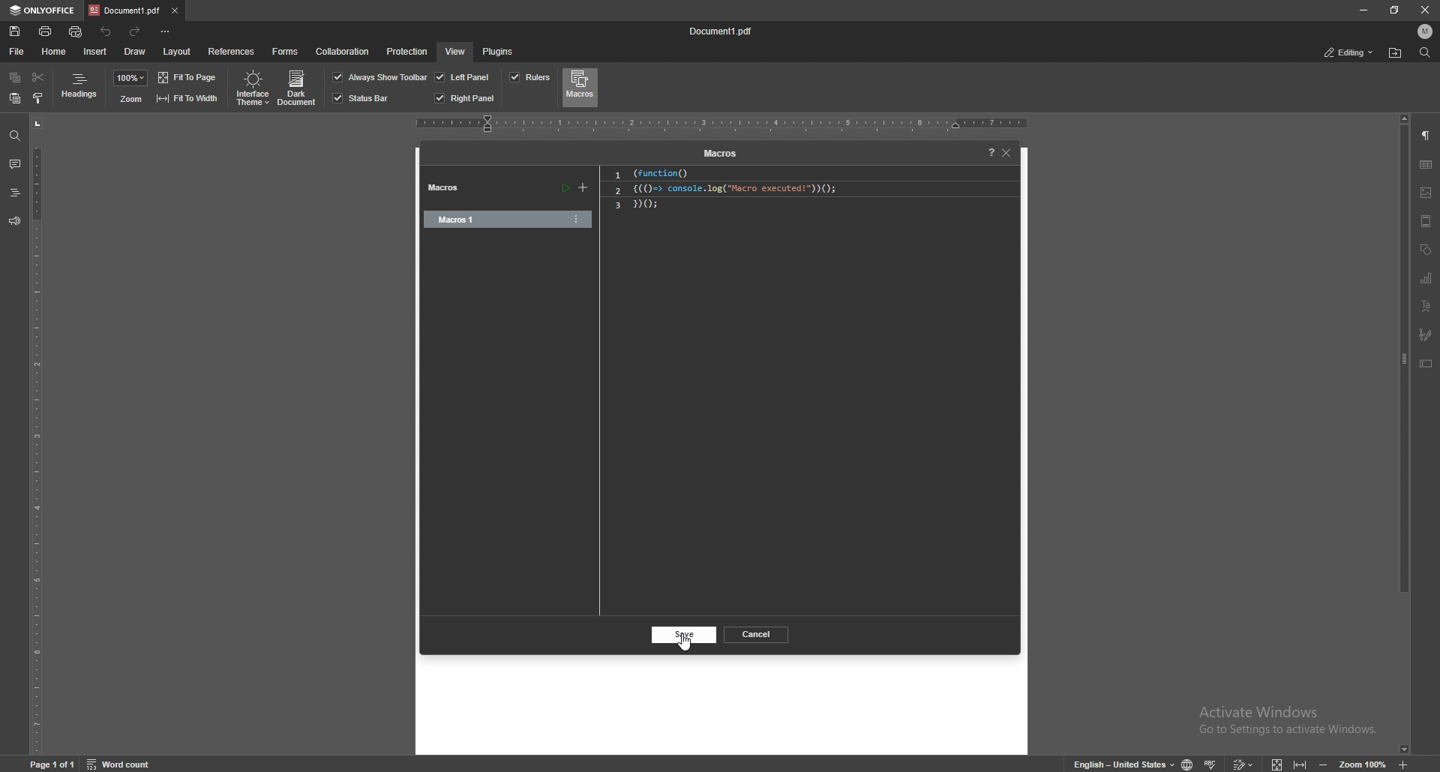 This screenshot has height=772, width=1440. What do you see at coordinates (1426, 136) in the screenshot?
I see `paragraph` at bounding box center [1426, 136].